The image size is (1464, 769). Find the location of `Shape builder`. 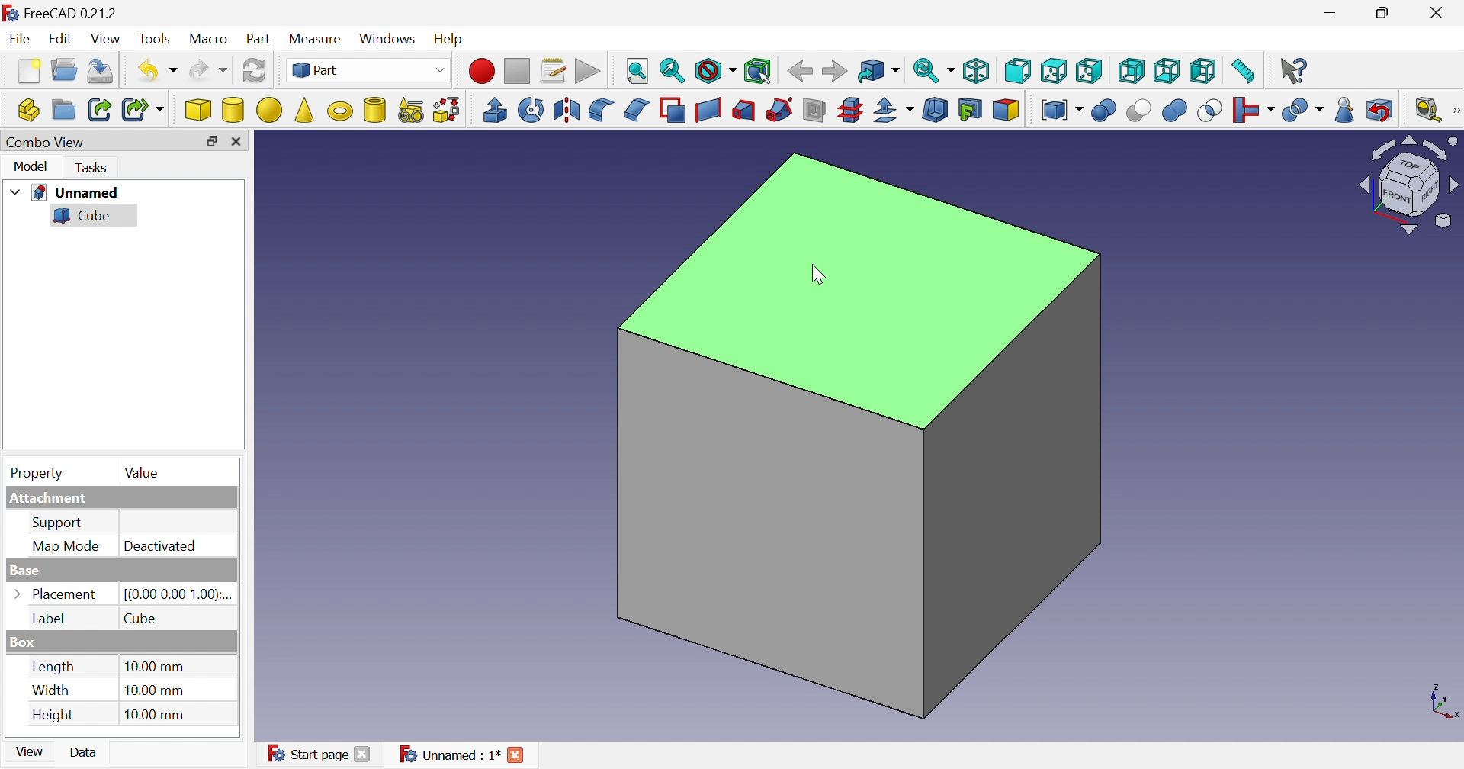

Shape builder is located at coordinates (448, 111).